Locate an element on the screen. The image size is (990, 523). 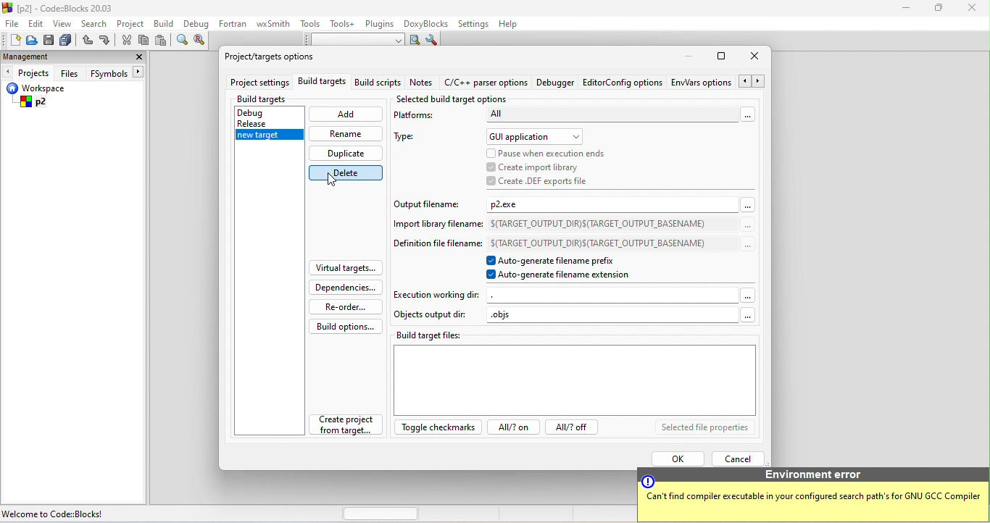
pause when execution ends is located at coordinates (553, 152).